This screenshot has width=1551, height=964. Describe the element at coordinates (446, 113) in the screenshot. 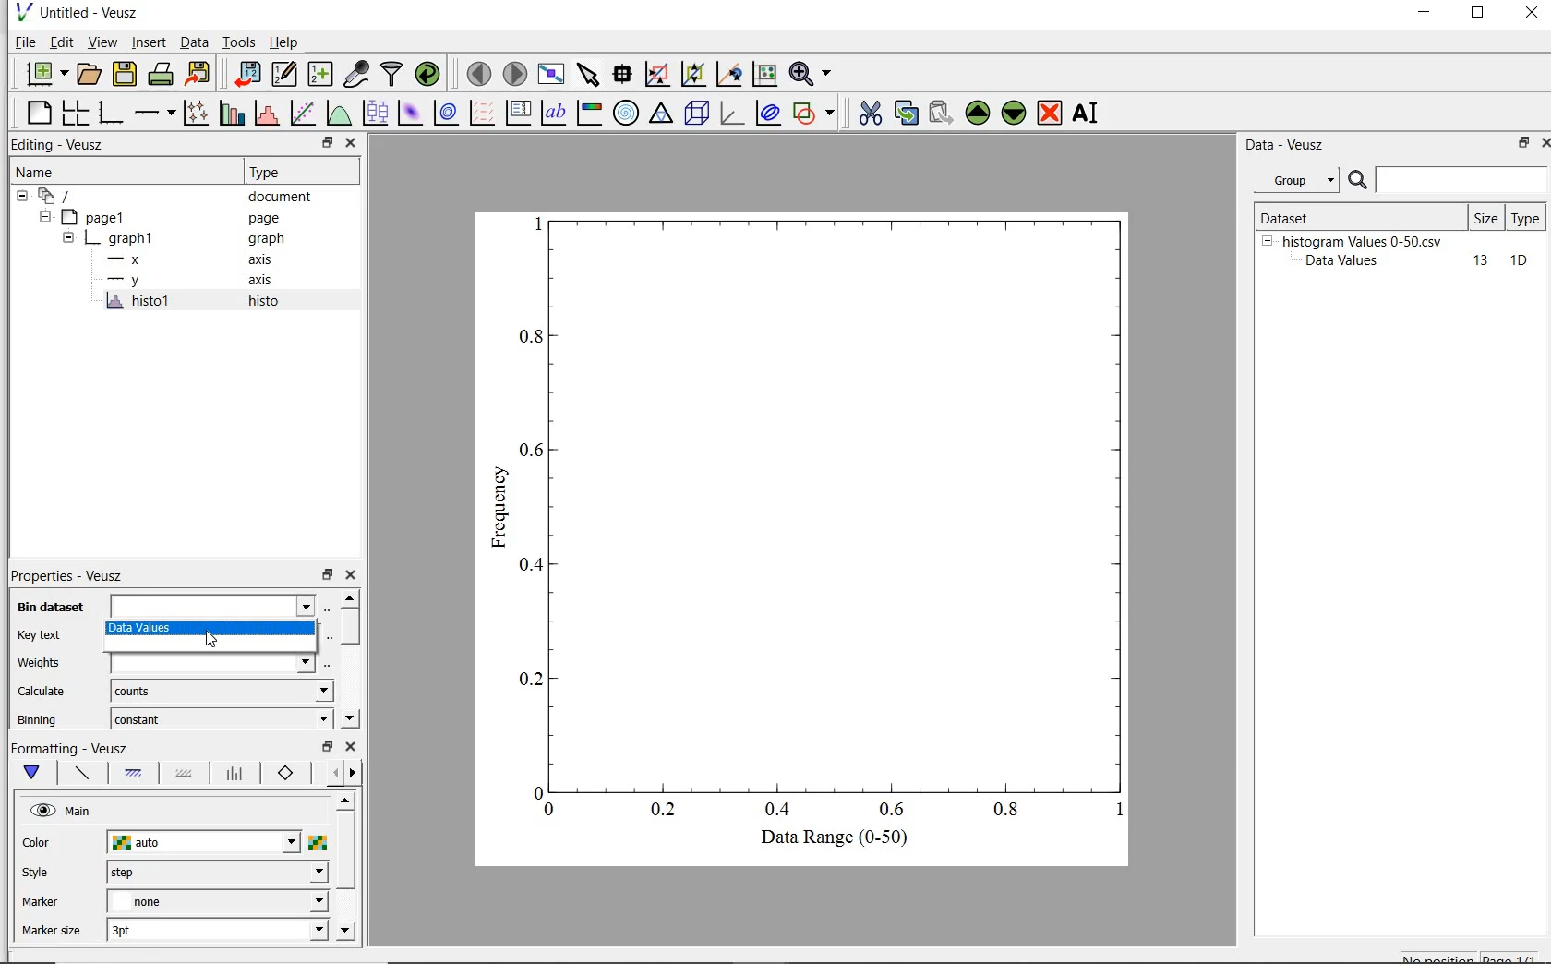

I see `plot 2d dataset as contours` at that location.